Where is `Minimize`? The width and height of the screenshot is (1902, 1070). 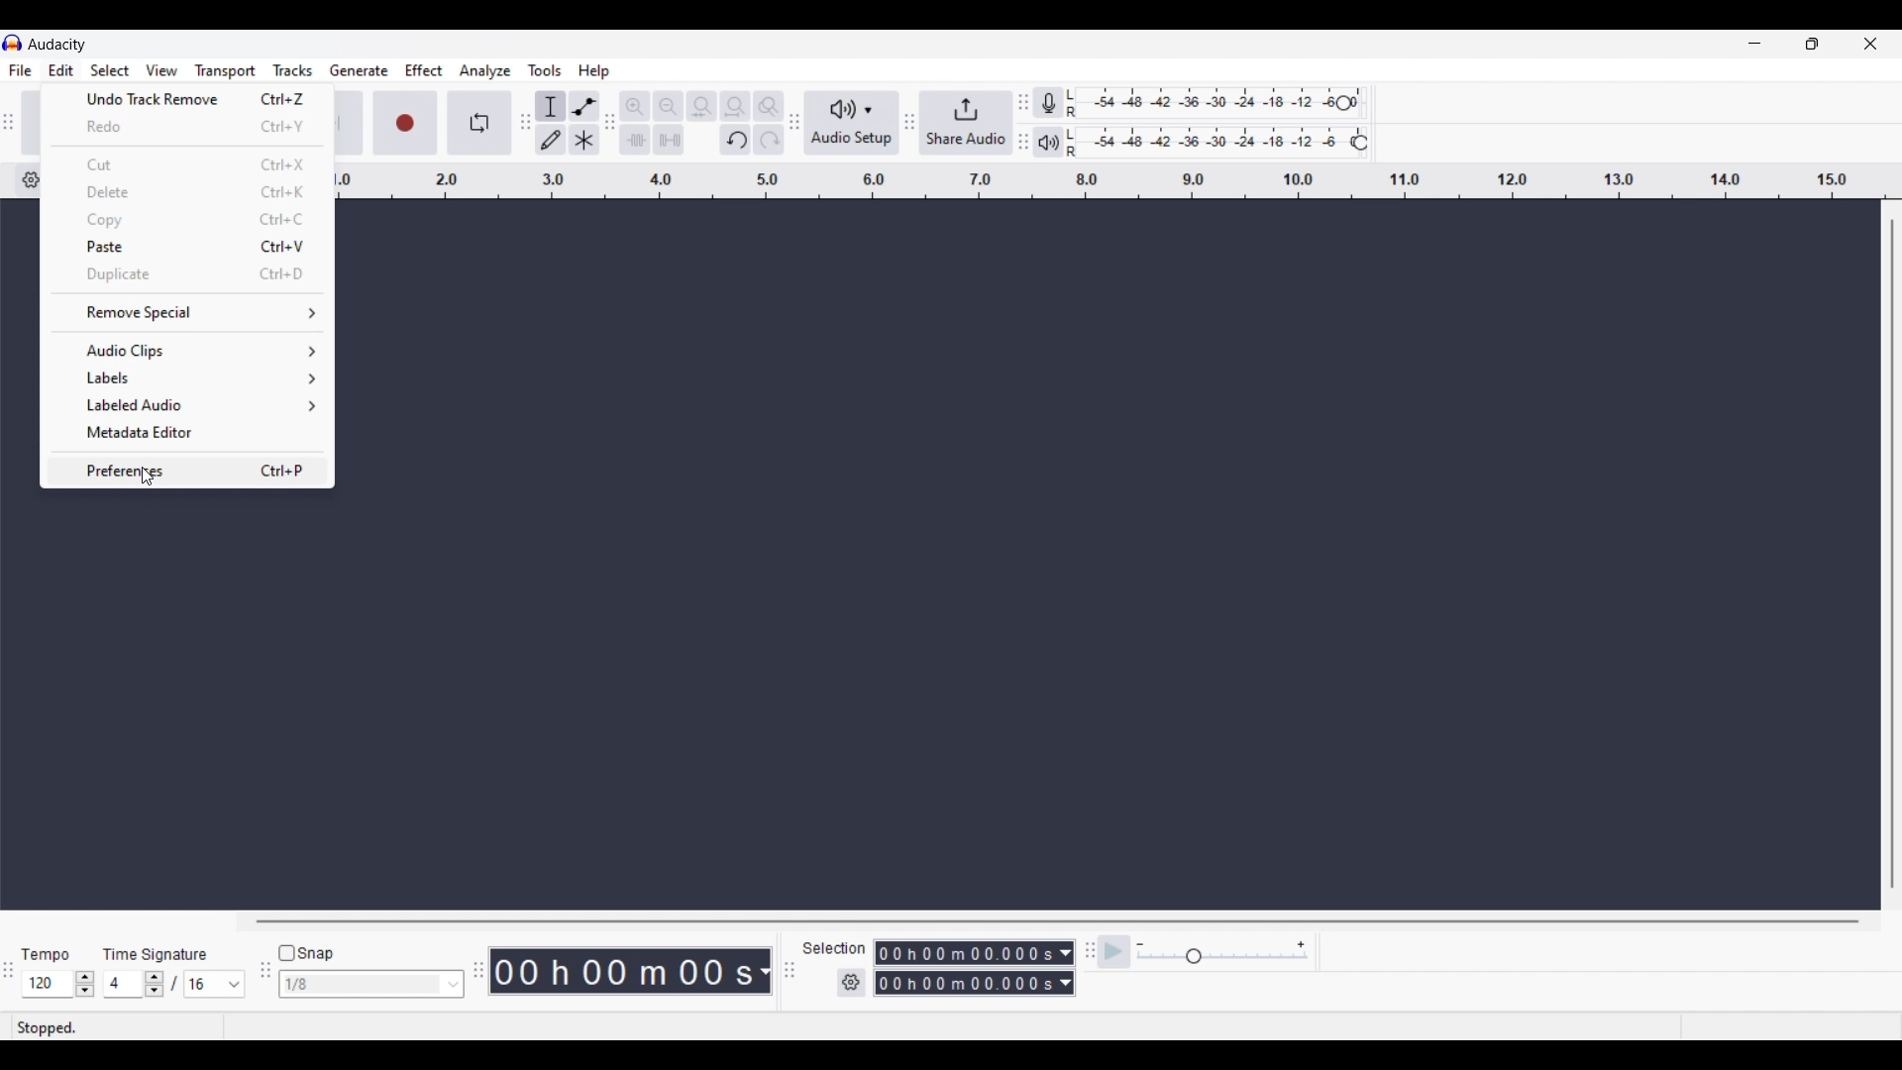 Minimize is located at coordinates (1754, 44).